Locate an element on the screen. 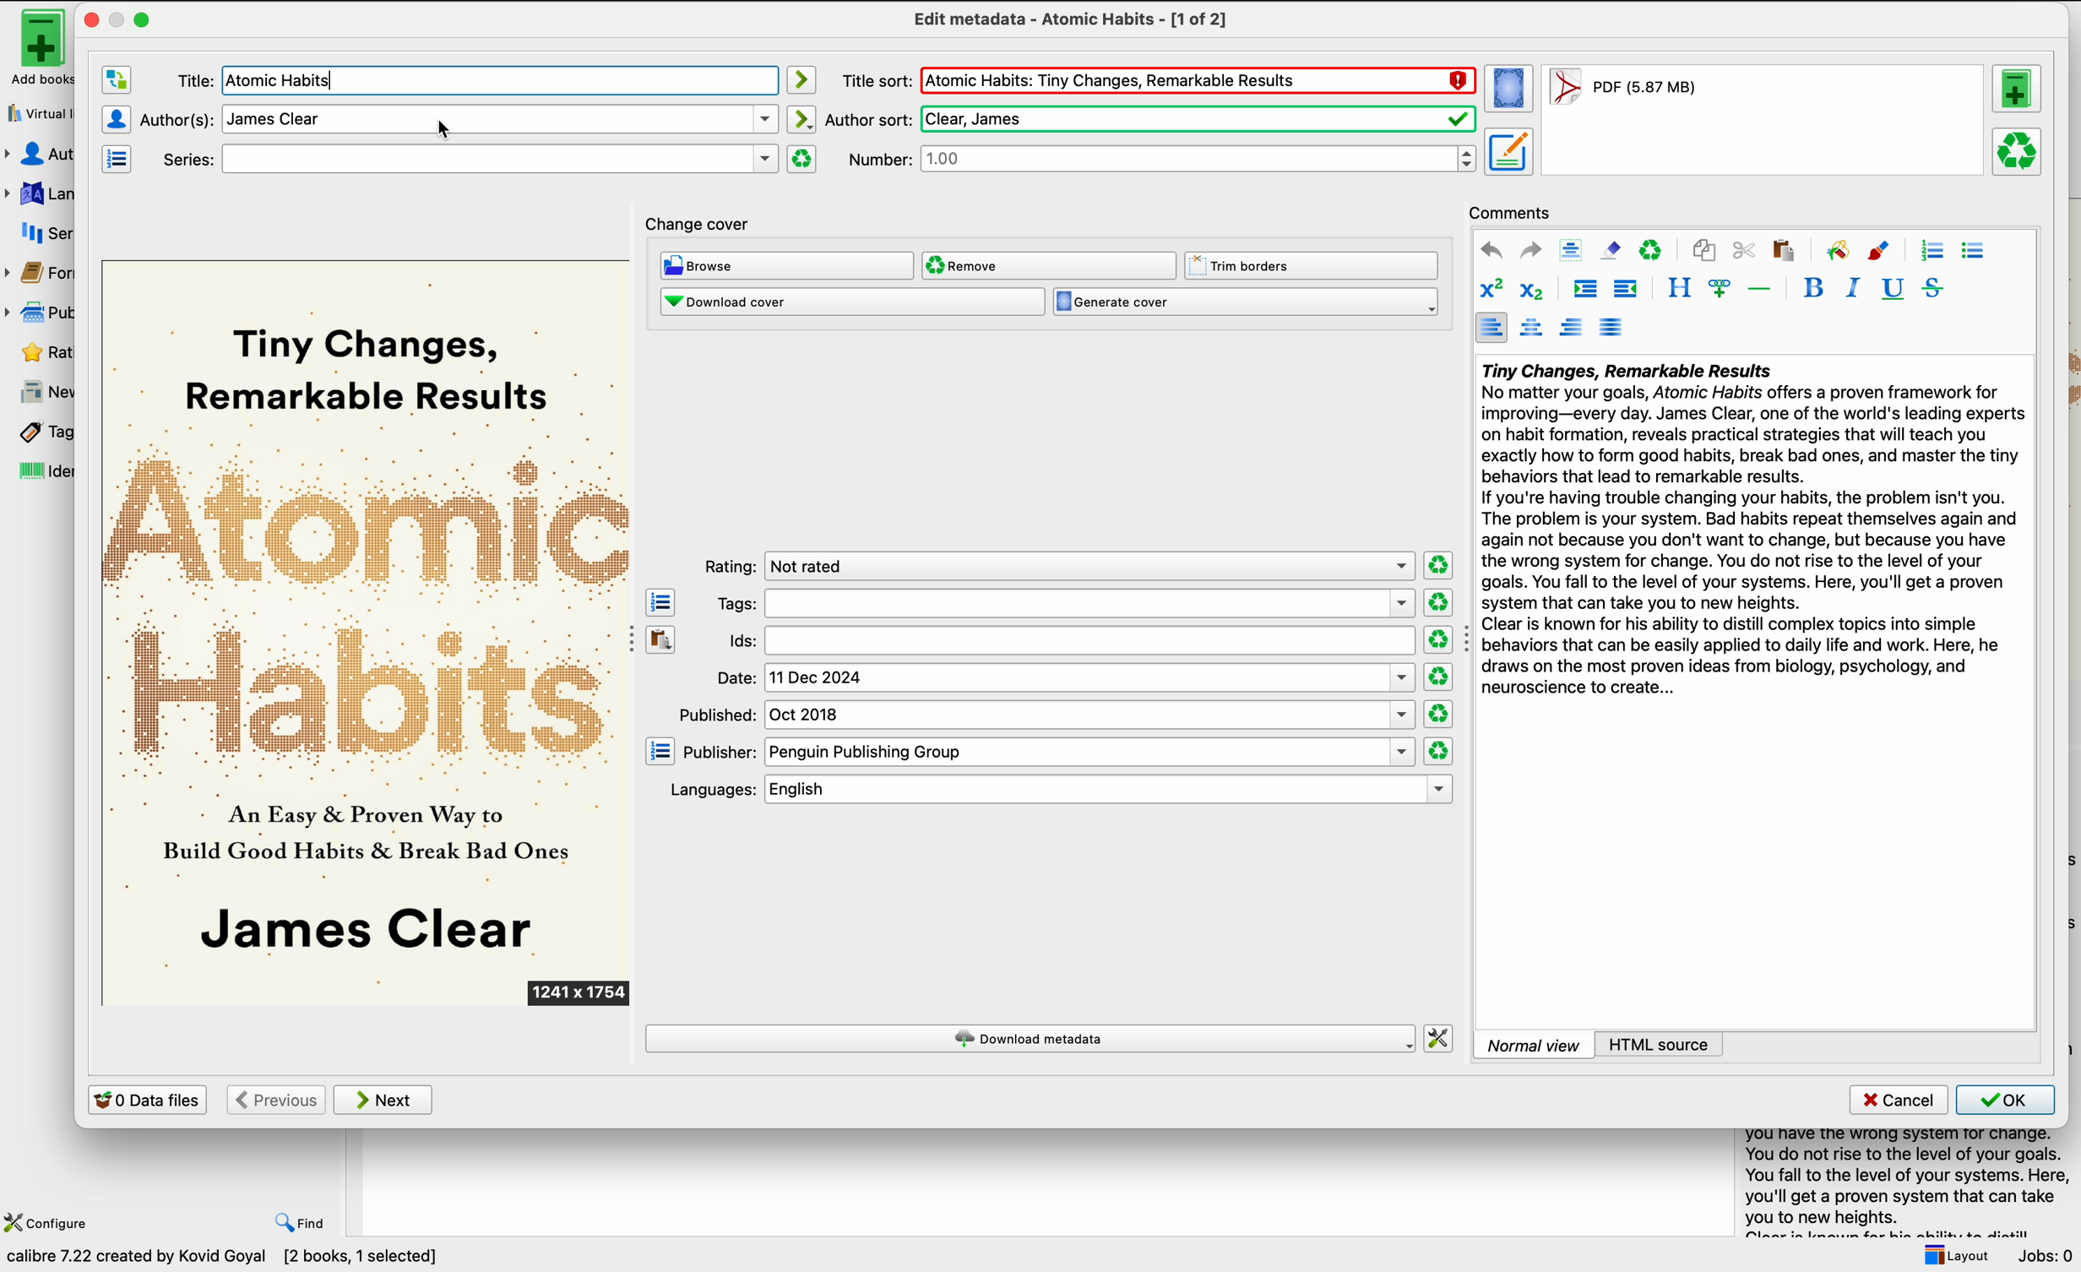  automatically mode icon is located at coordinates (804, 79).